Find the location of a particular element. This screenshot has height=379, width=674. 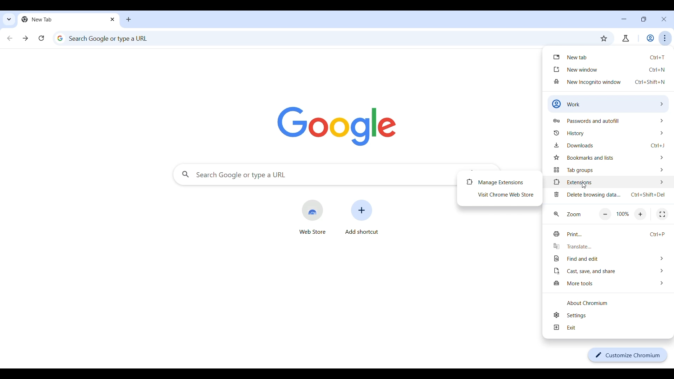

Work is located at coordinates (650, 38).